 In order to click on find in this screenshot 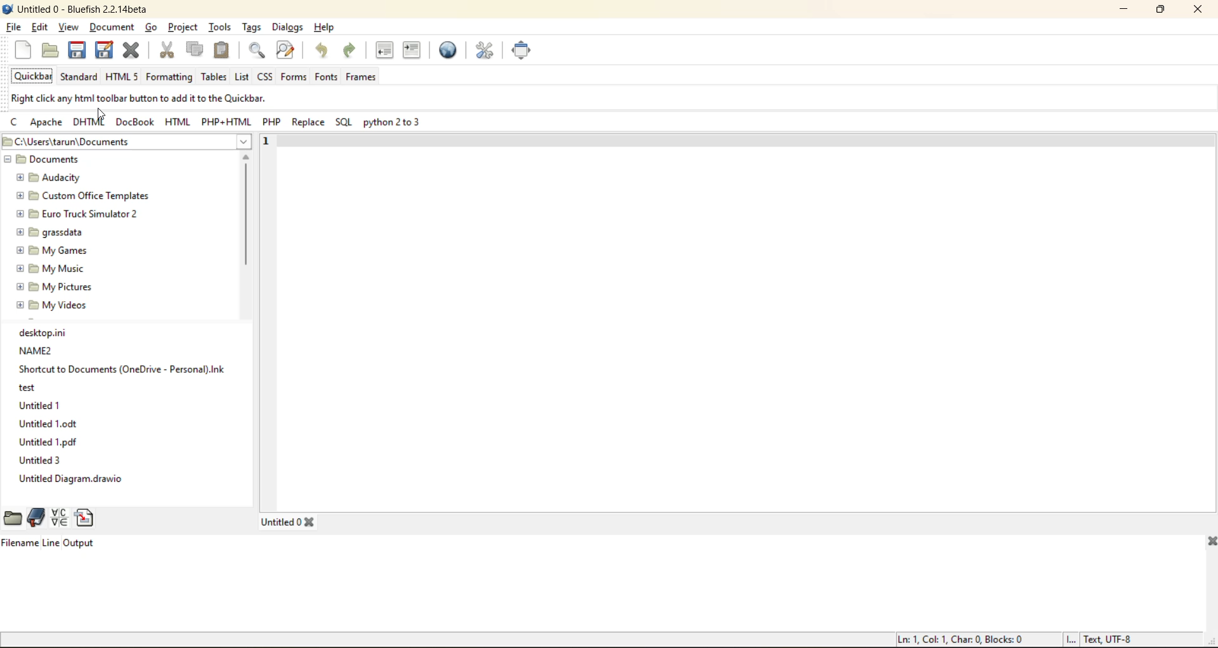, I will do `click(259, 52)`.